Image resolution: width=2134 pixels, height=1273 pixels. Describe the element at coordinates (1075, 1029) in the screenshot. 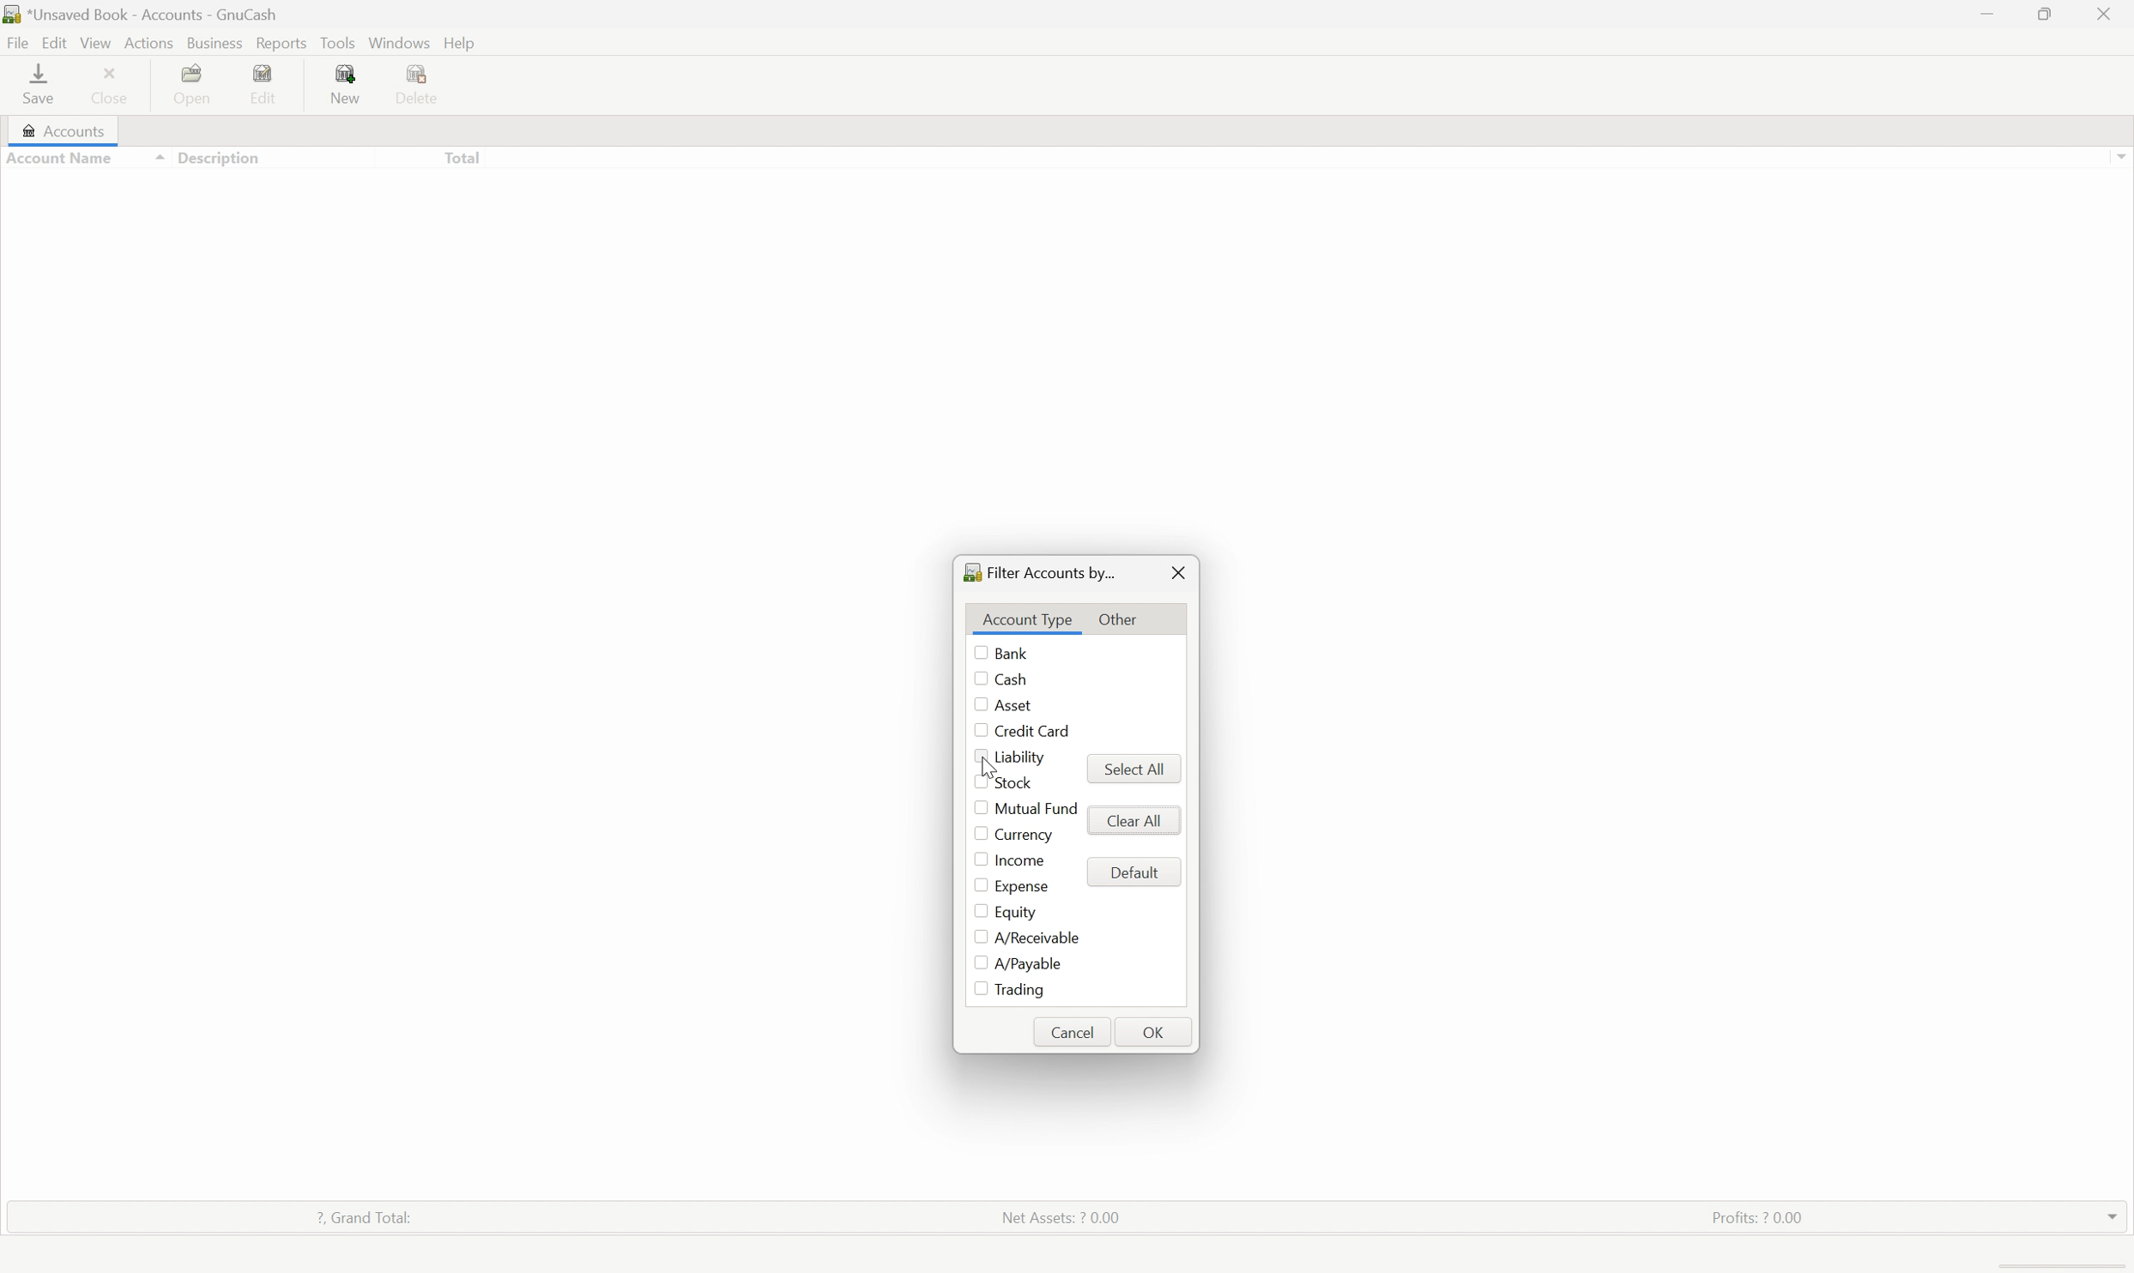

I see `Cancel` at that location.